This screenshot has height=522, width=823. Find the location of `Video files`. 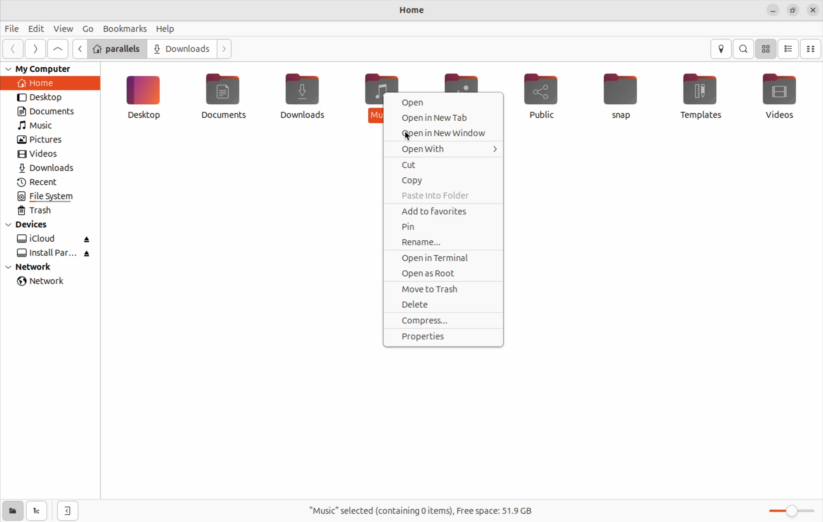

Video files is located at coordinates (780, 95).